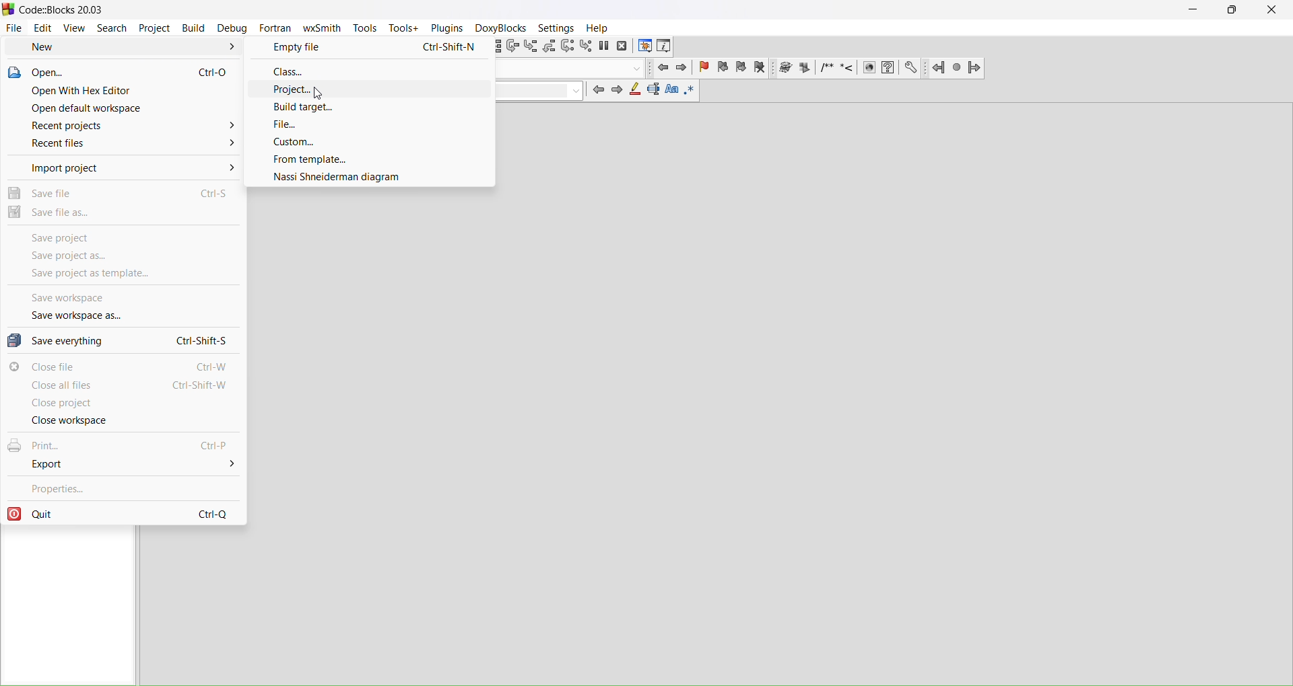  Describe the element at coordinates (121, 69) in the screenshot. I see `open` at that location.